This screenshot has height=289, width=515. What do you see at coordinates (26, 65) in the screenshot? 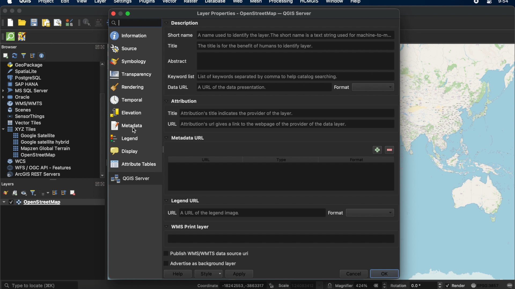
I see `geo package` at bounding box center [26, 65].